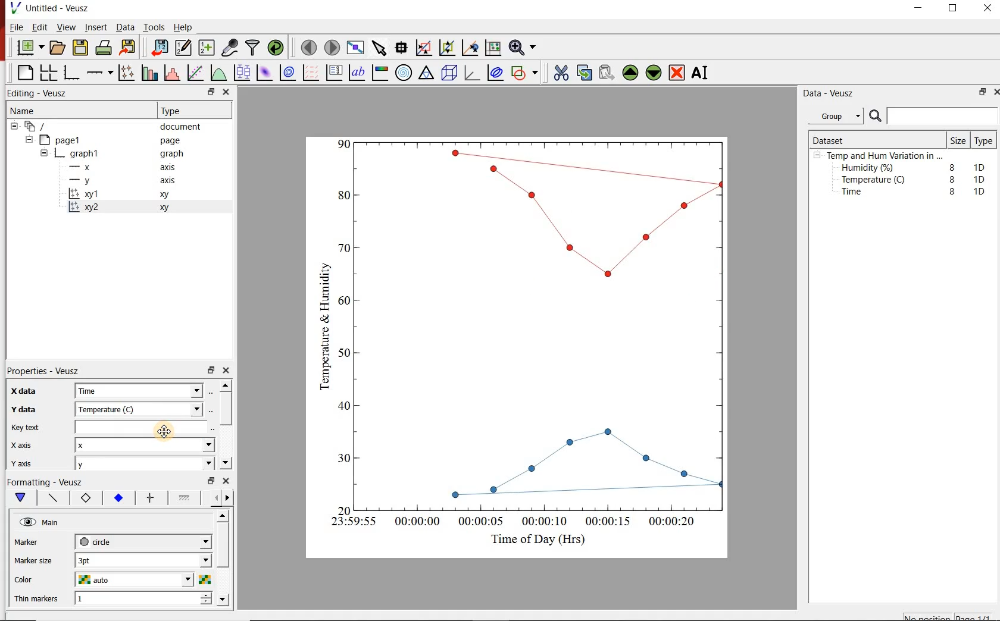 The width and height of the screenshot is (1000, 621). I want to click on print the document, so click(104, 49).